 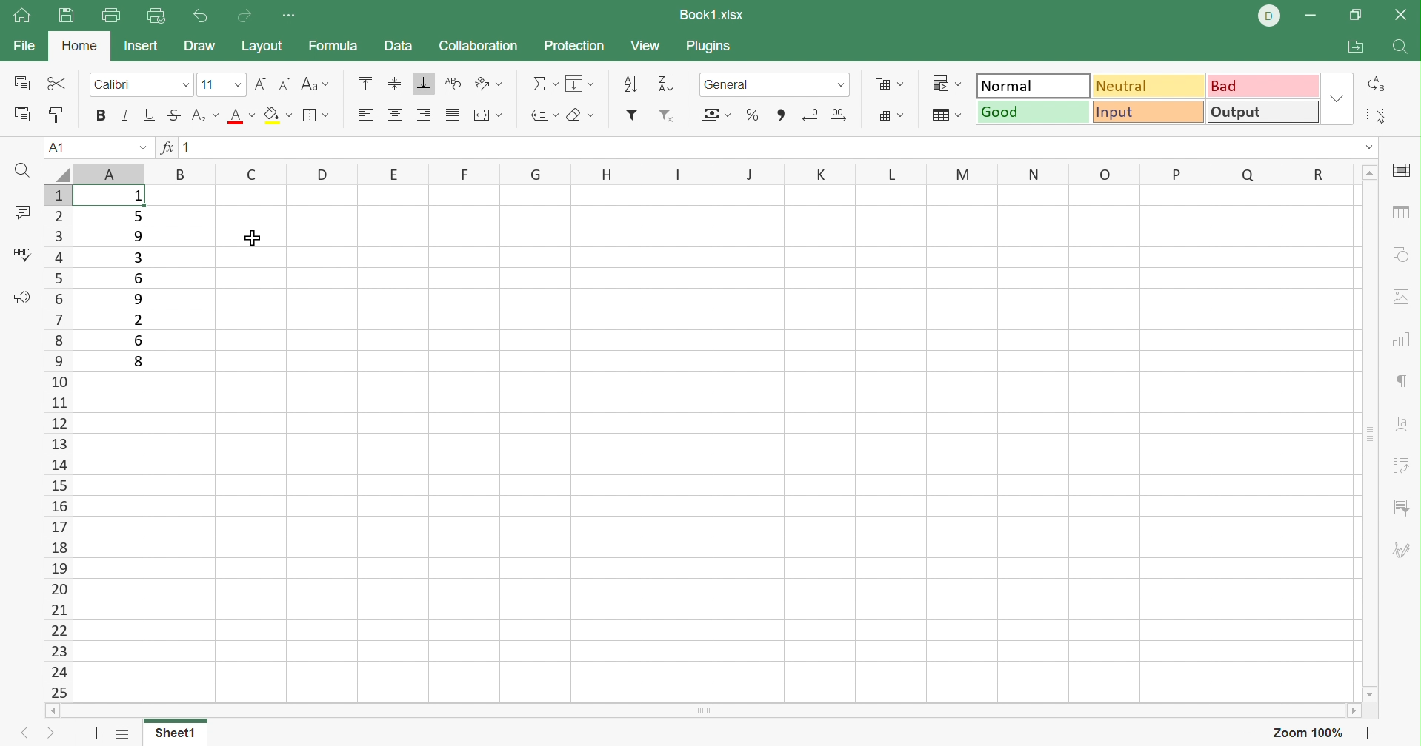 What do you see at coordinates (453, 83) in the screenshot?
I see `Wrap Text` at bounding box center [453, 83].